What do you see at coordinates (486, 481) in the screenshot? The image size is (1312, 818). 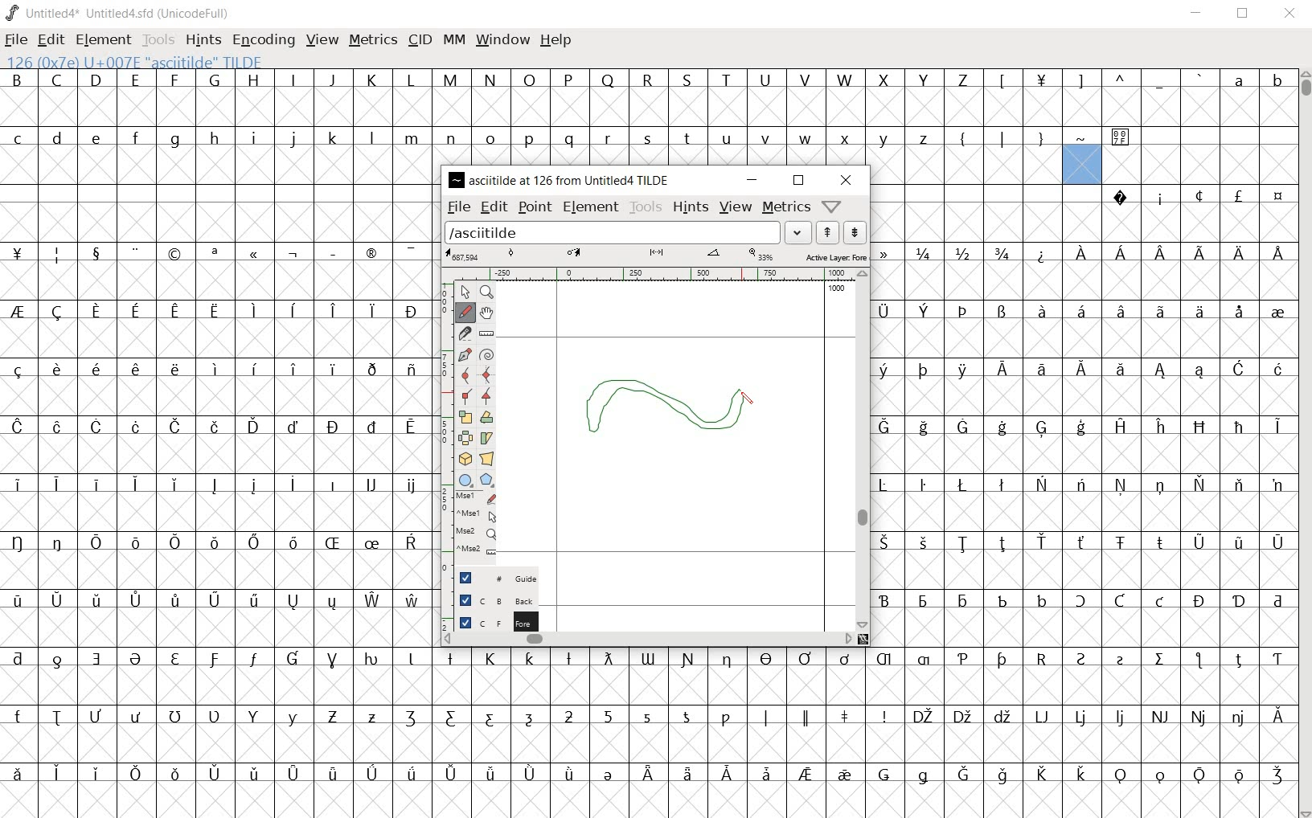 I see `polygon or star` at bounding box center [486, 481].